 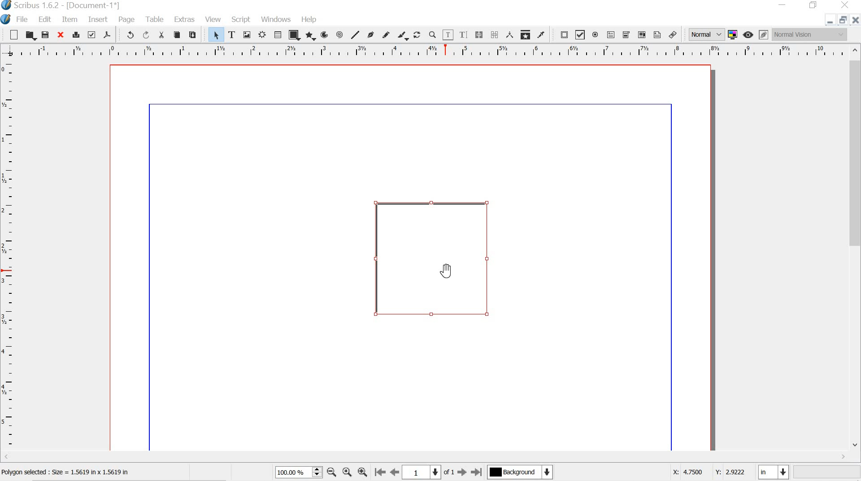 What do you see at coordinates (184, 20) in the screenshot?
I see `extras` at bounding box center [184, 20].